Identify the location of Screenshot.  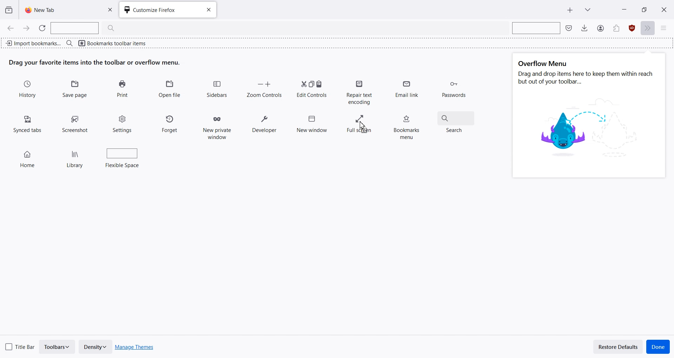
(76, 122).